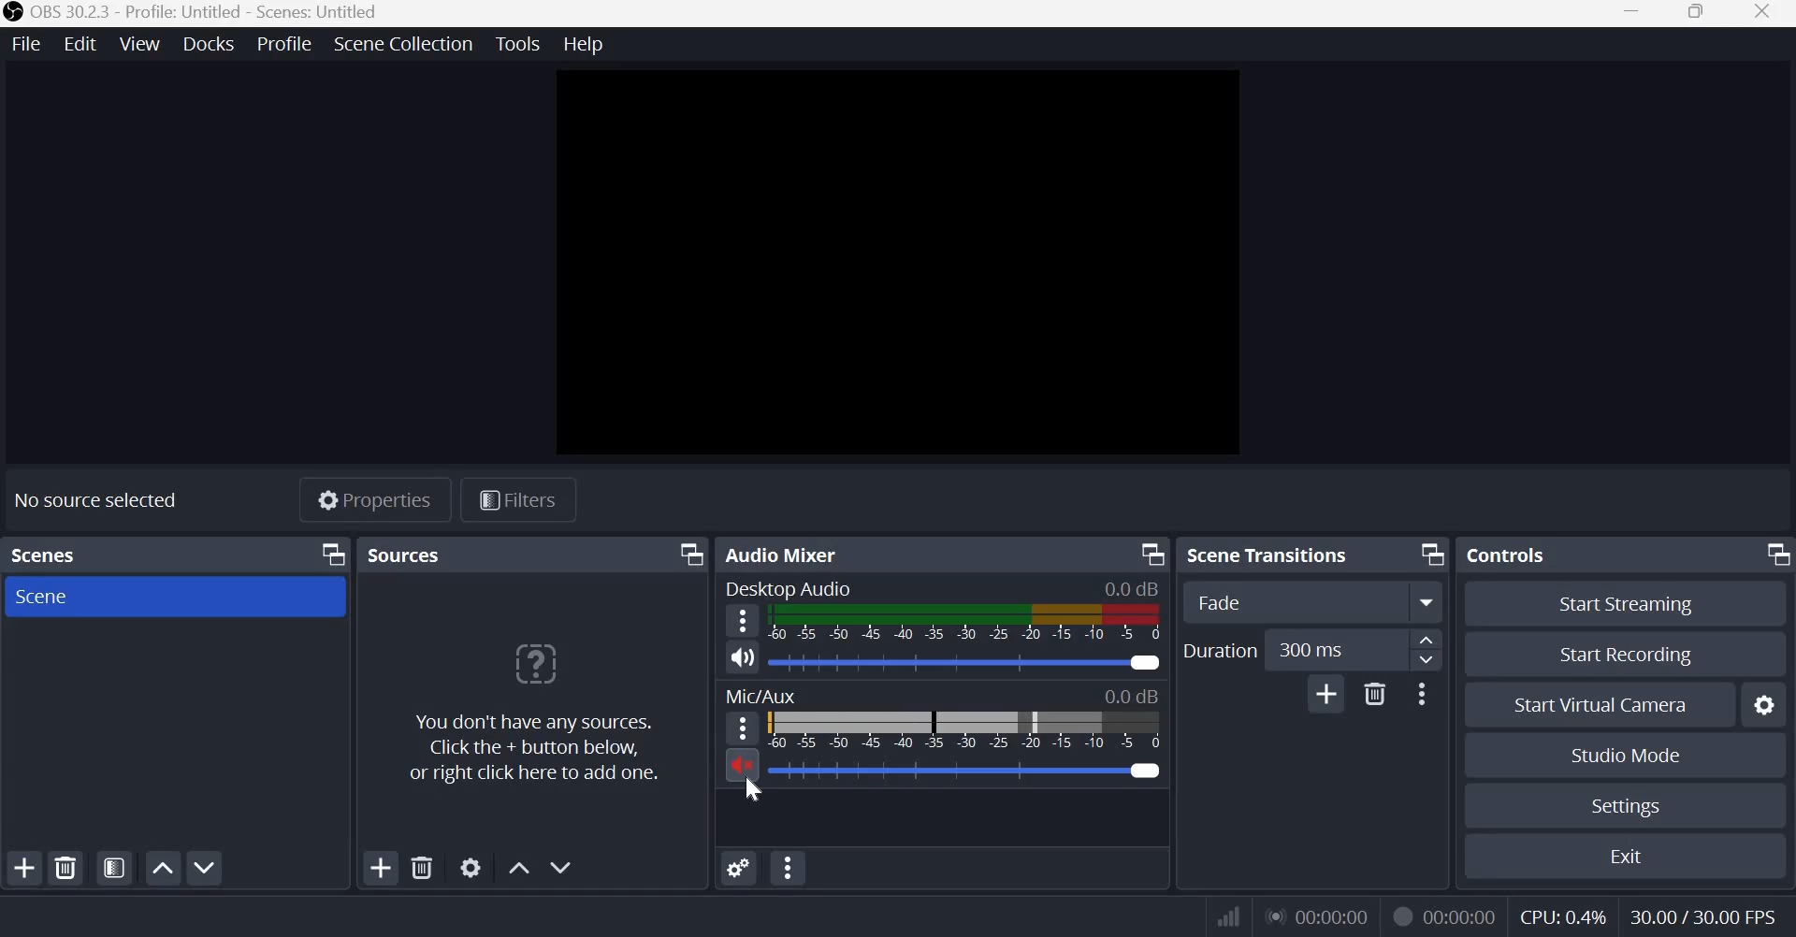 The image size is (1796, 937). What do you see at coordinates (474, 867) in the screenshot?
I see `Open source properties` at bounding box center [474, 867].